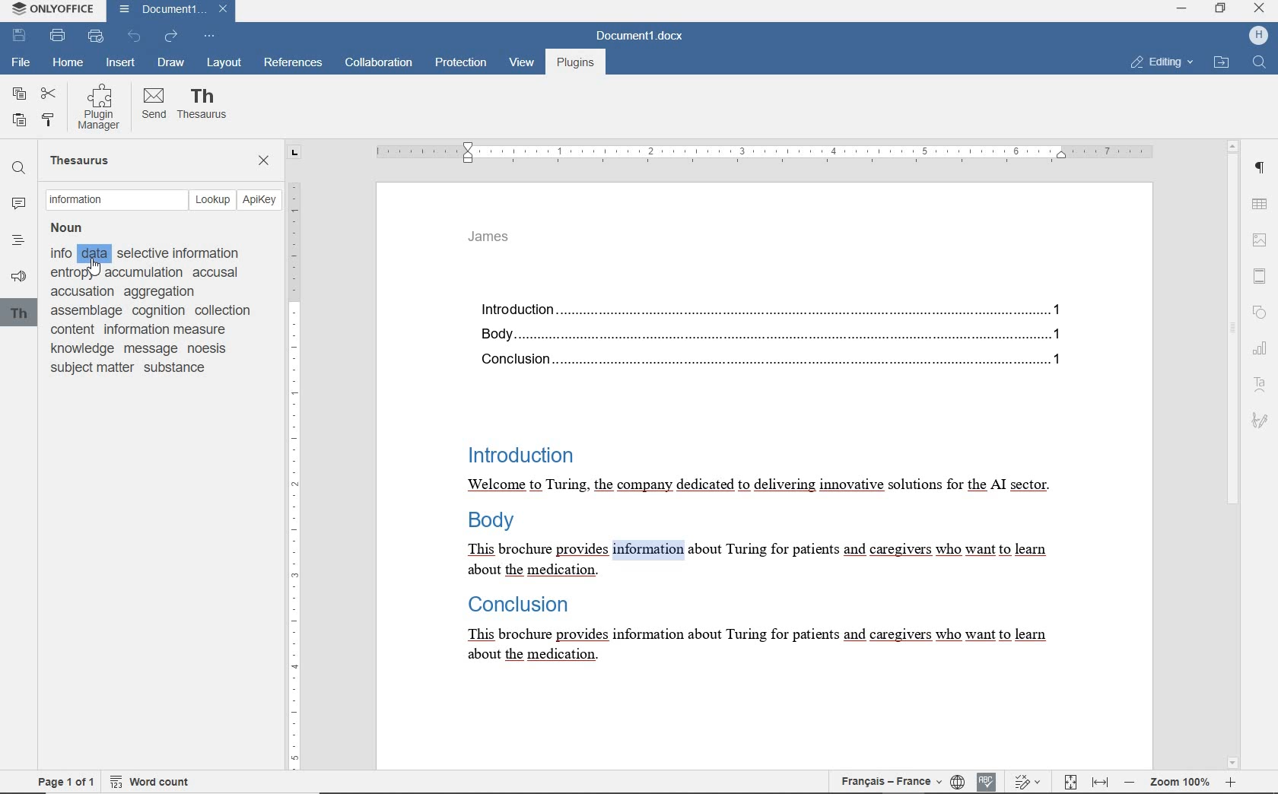  I want to click on THESAURUS, so click(81, 160).